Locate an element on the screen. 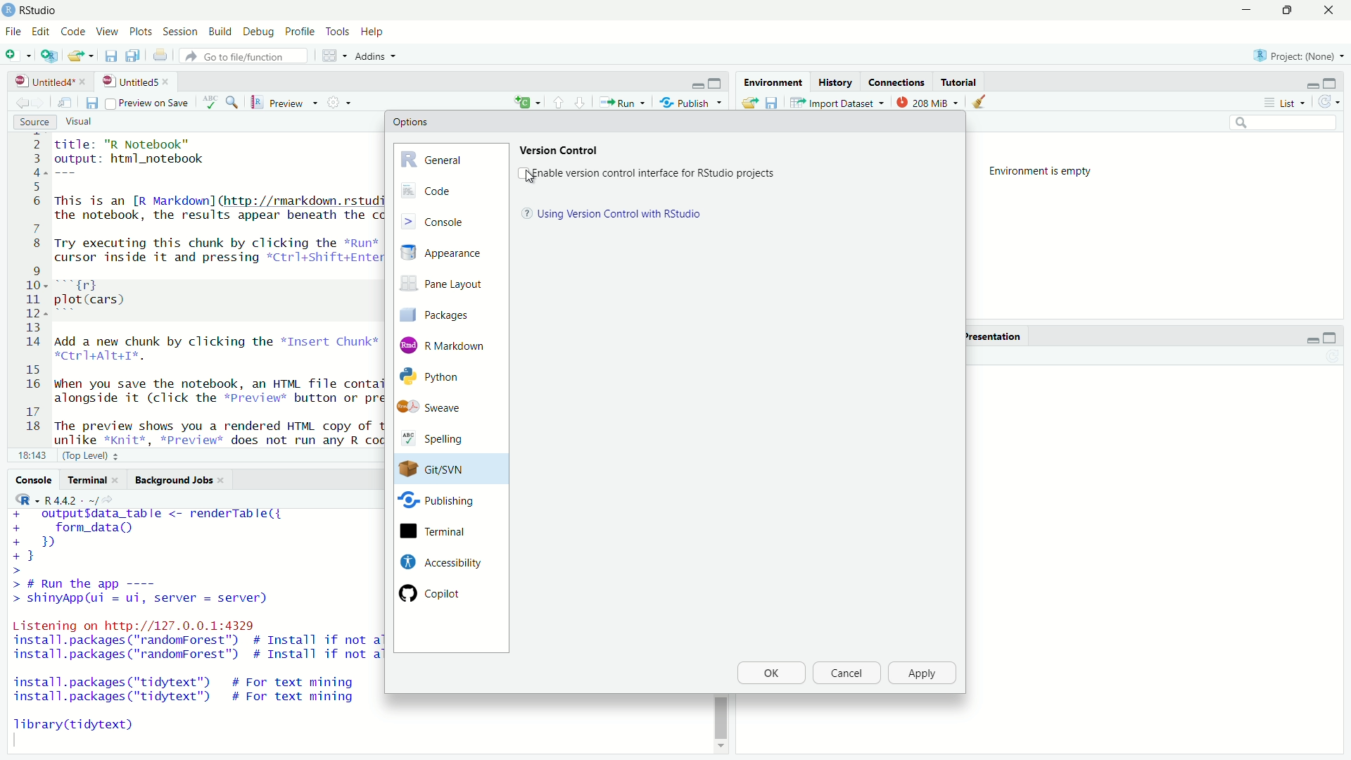  Profile is located at coordinates (299, 32).